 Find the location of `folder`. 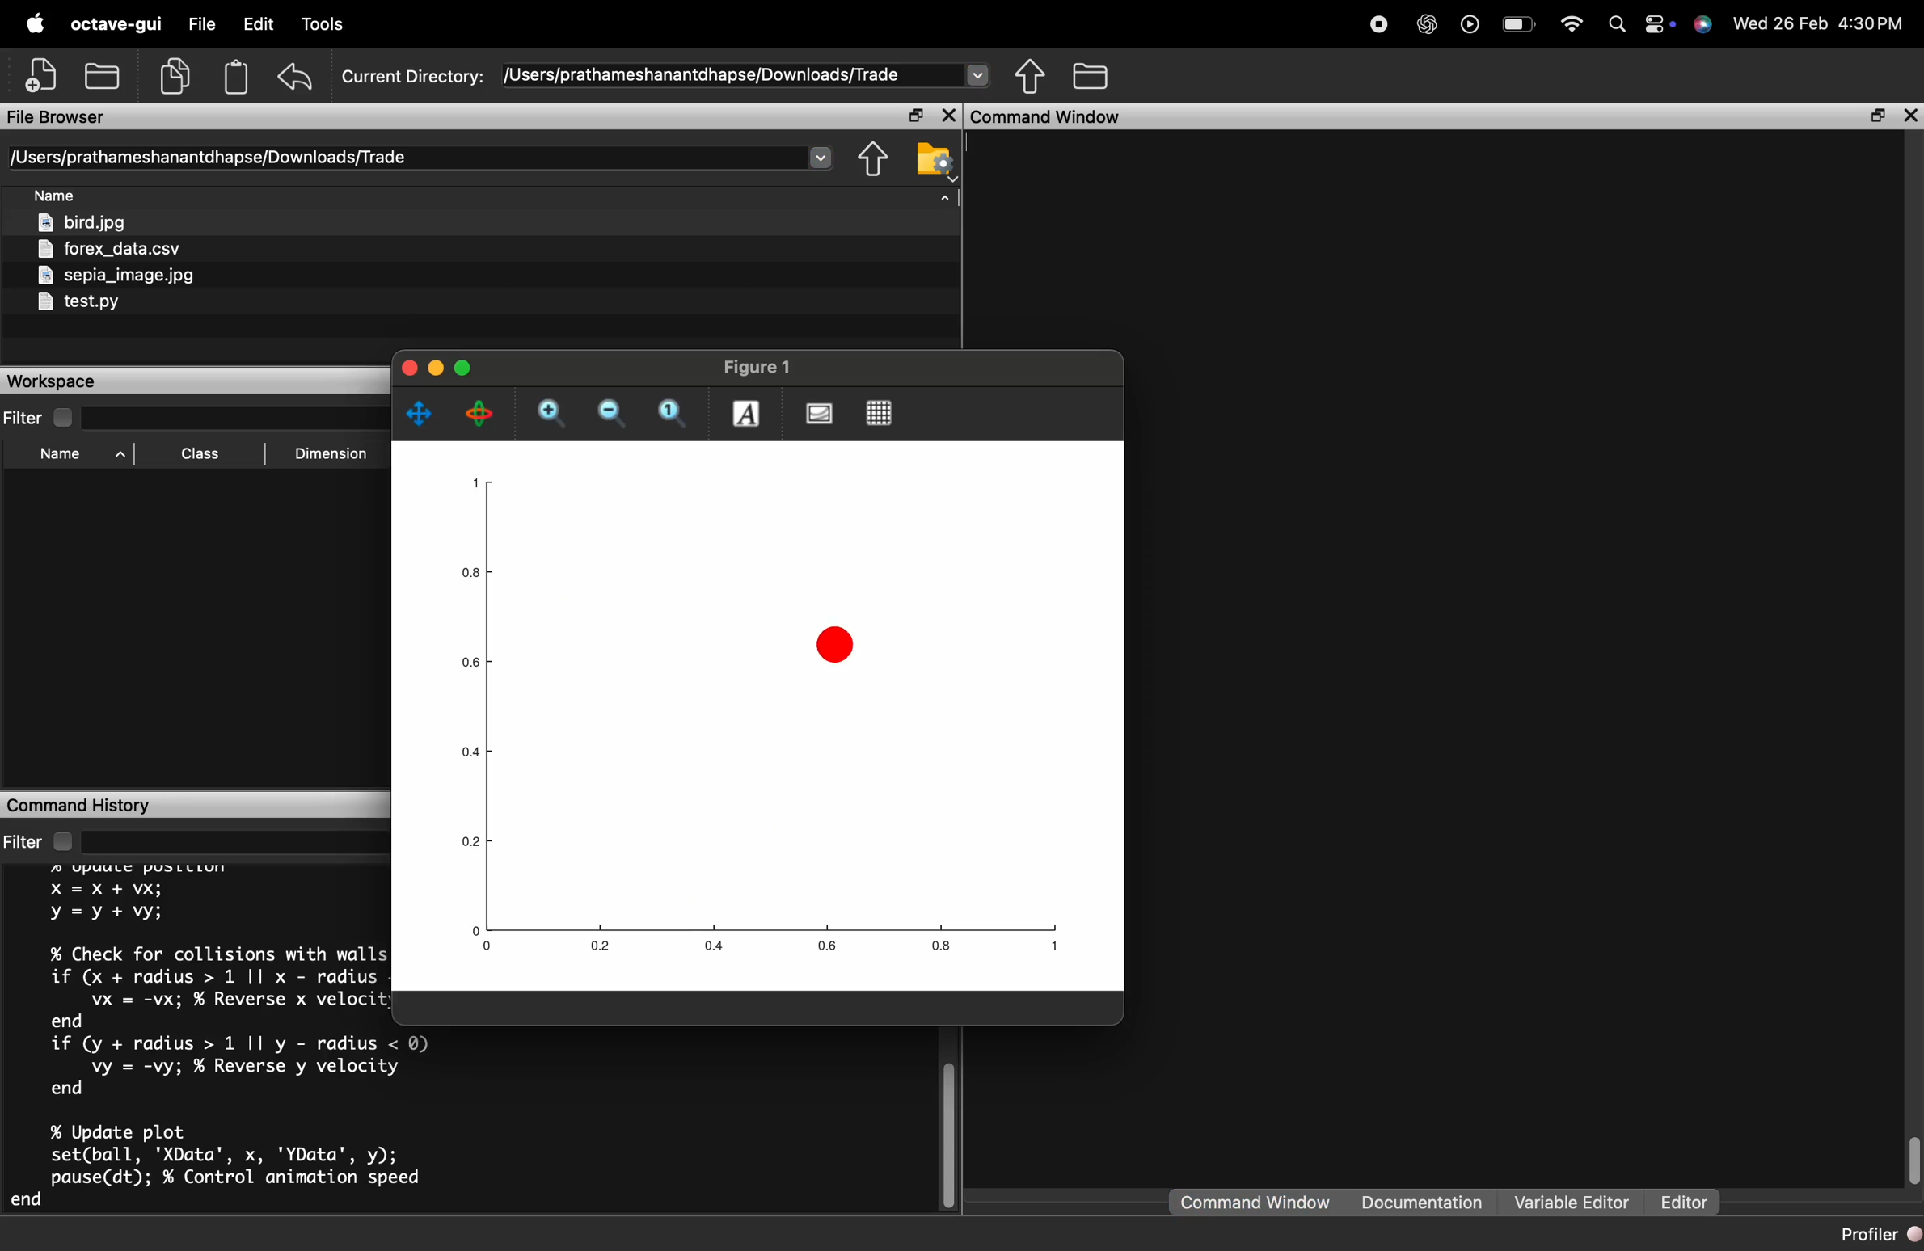

folder is located at coordinates (1091, 75).